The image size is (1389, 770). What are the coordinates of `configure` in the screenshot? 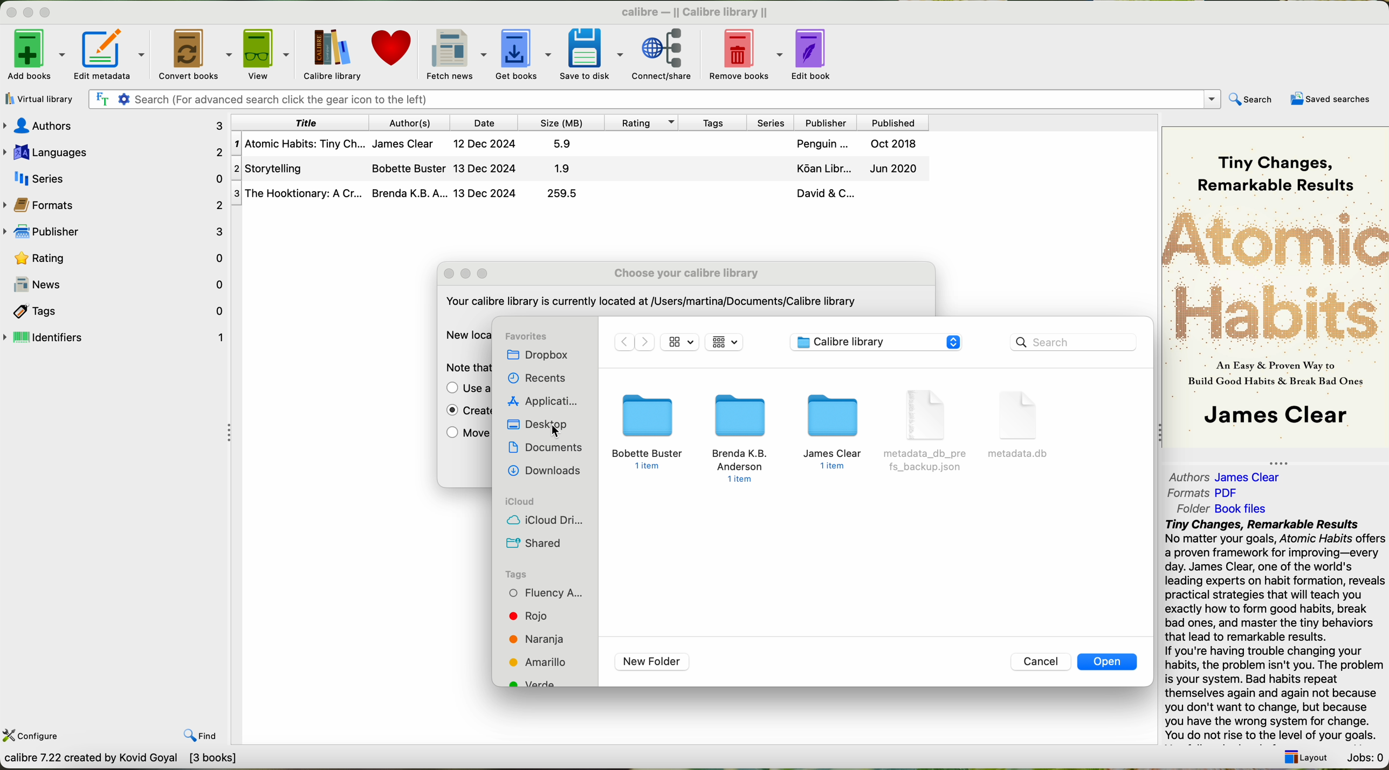 It's located at (33, 734).